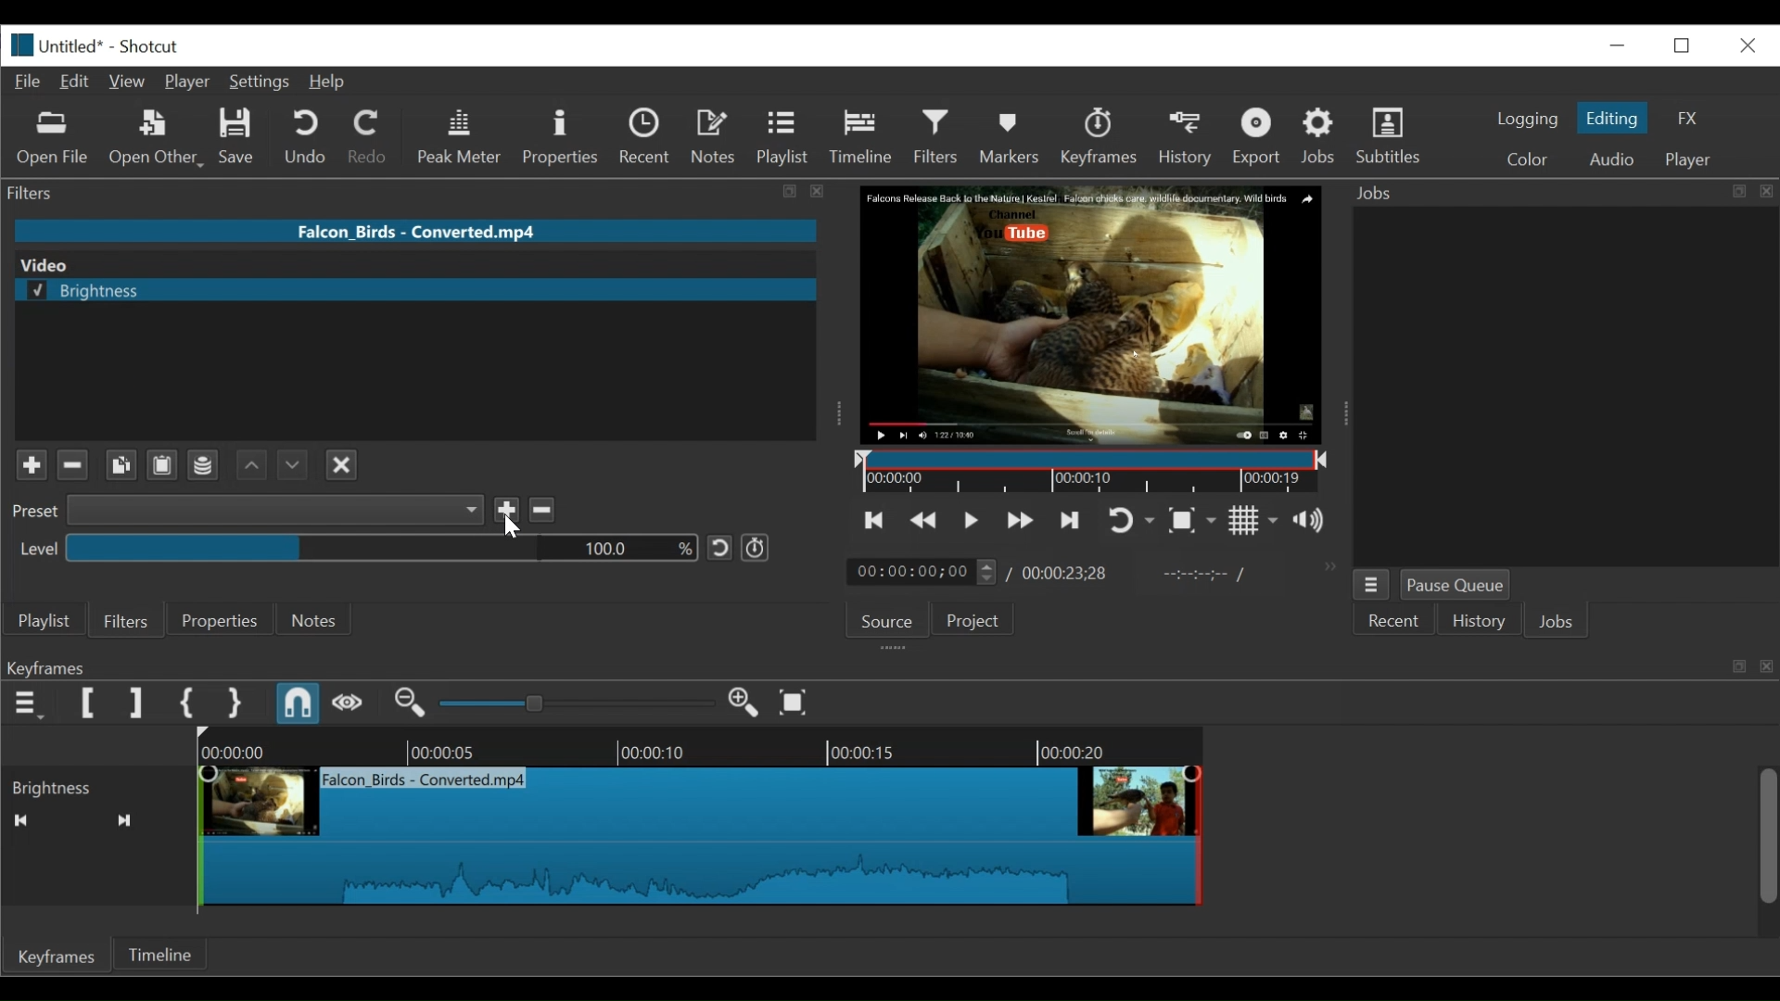 The width and height of the screenshot is (1780, 1001). I want to click on File name, so click(415, 231).